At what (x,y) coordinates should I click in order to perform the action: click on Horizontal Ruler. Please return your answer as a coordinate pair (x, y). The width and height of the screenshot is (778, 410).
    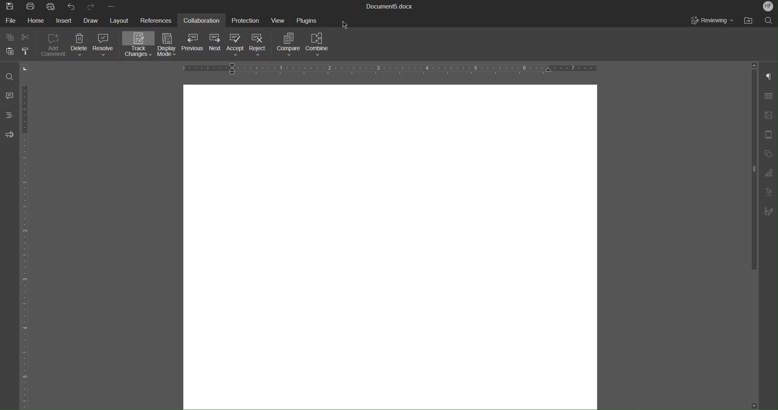
    Looking at the image, I should click on (390, 68).